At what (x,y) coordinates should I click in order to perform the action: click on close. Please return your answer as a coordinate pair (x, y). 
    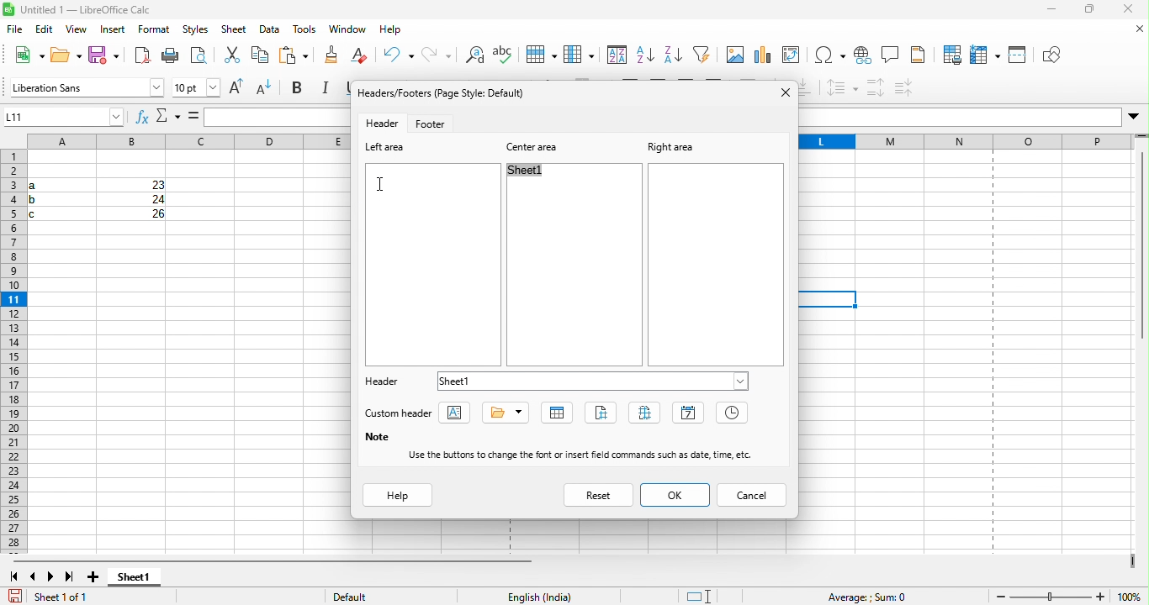
    Looking at the image, I should click on (1134, 29).